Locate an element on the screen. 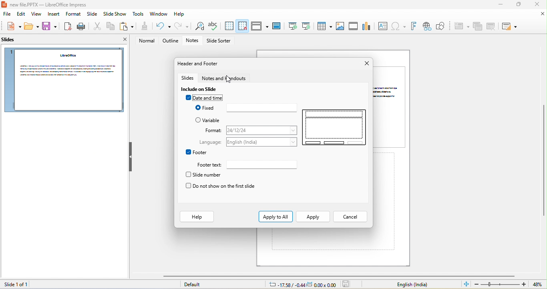  slides is located at coordinates (188, 78).